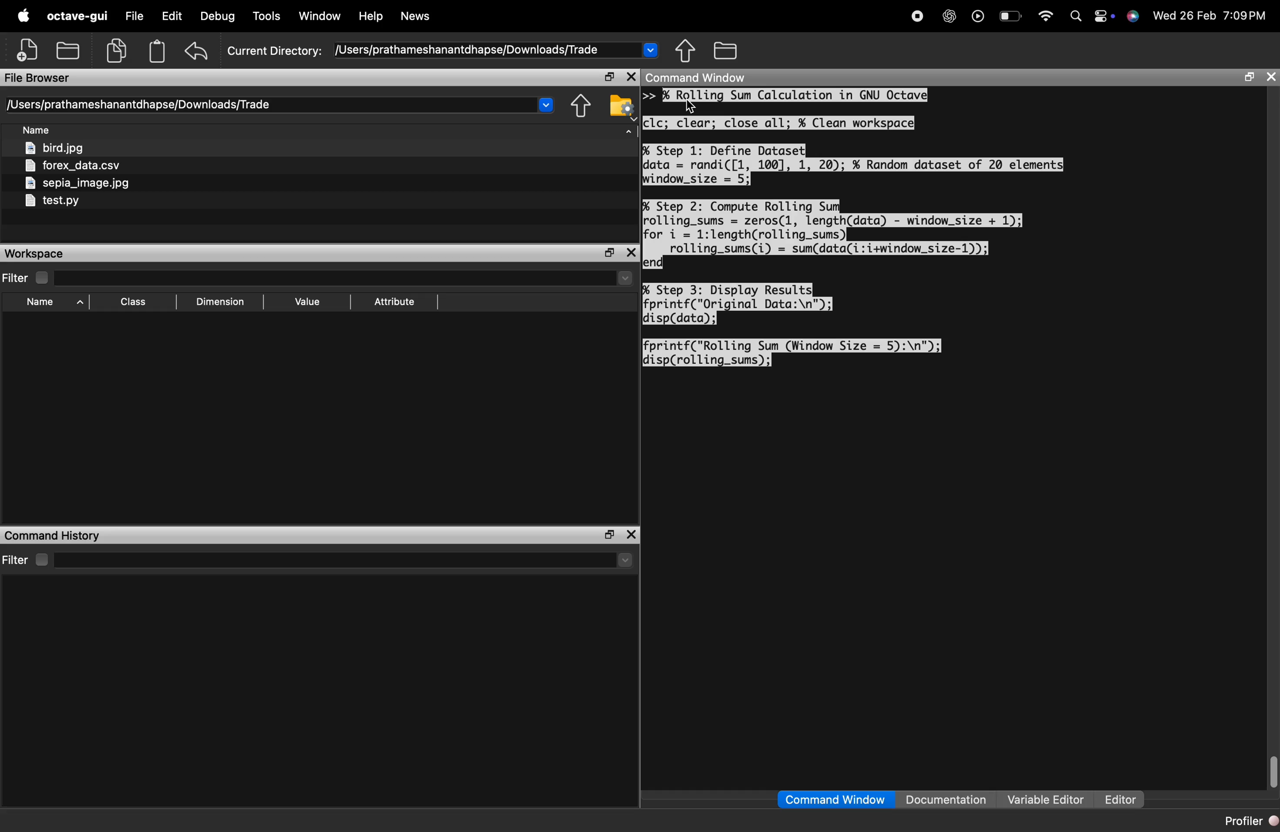 This screenshot has height=832, width=1280. I want to click on octave-gui, so click(79, 17).